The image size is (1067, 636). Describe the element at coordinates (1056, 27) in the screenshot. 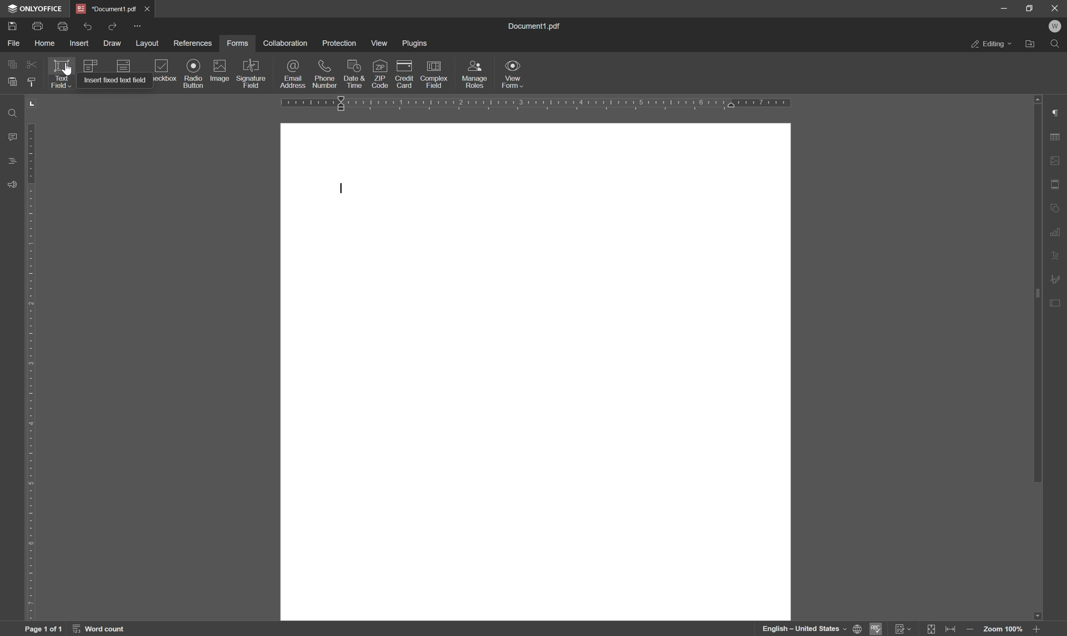

I see `welcome` at that location.